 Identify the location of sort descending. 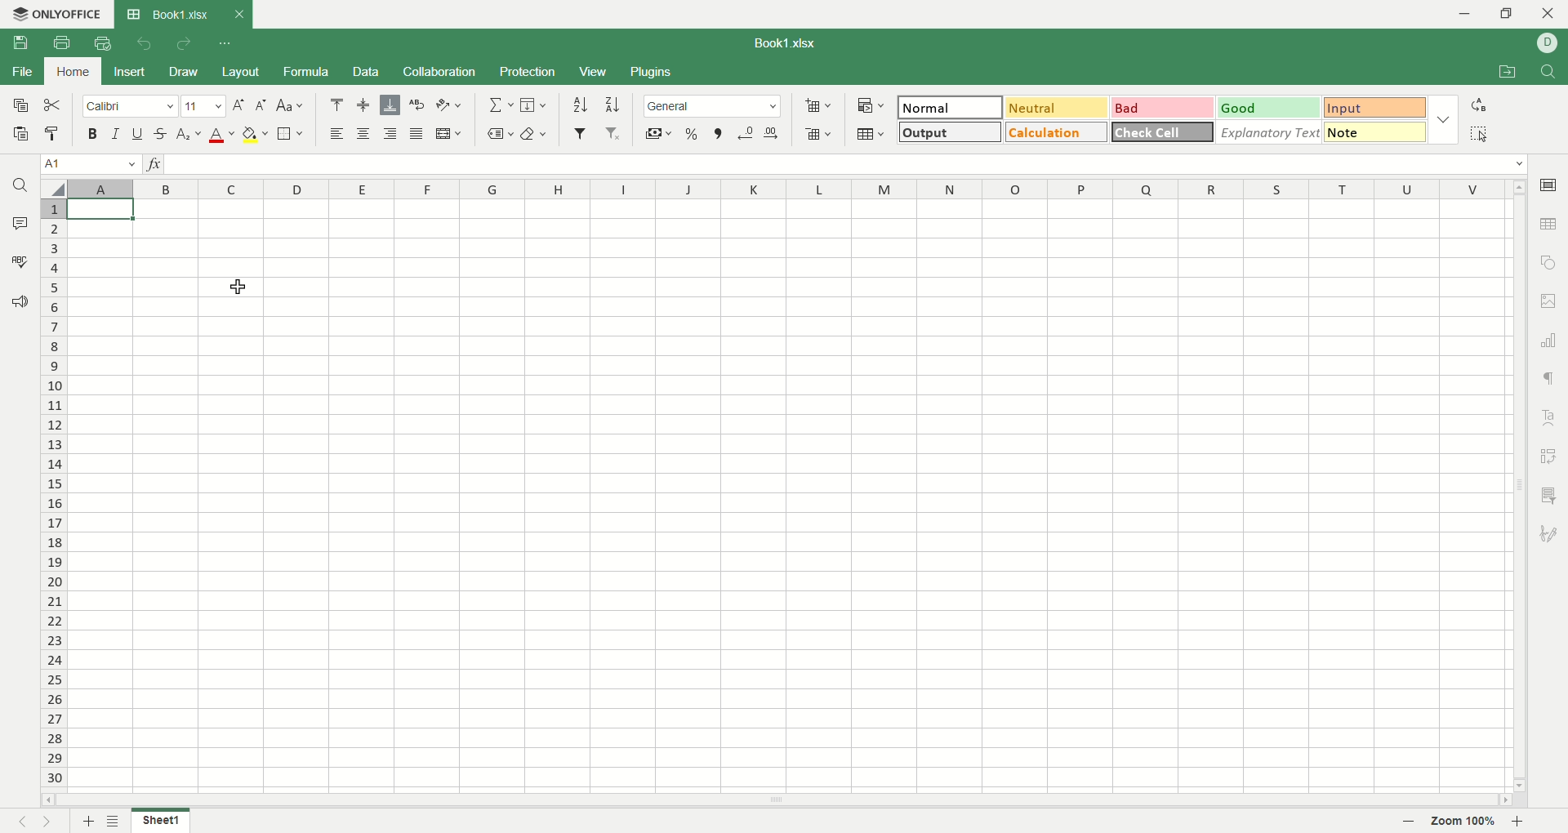
(613, 105).